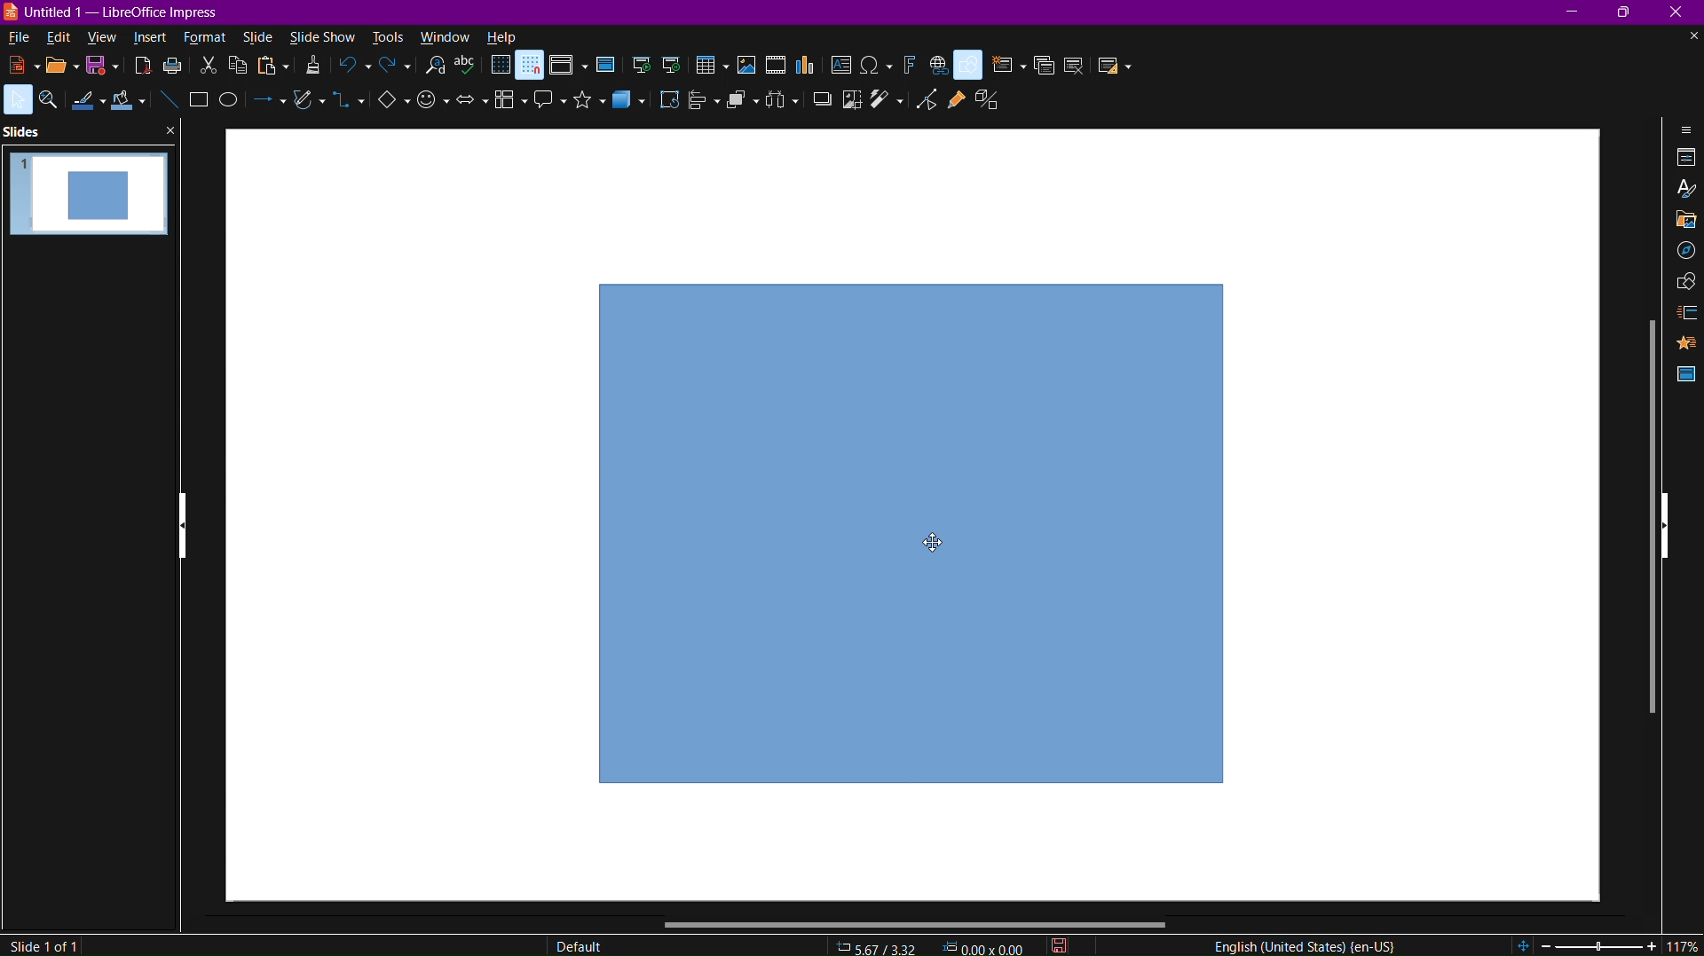 The width and height of the screenshot is (1704, 956). I want to click on Spellcheck, so click(469, 69).